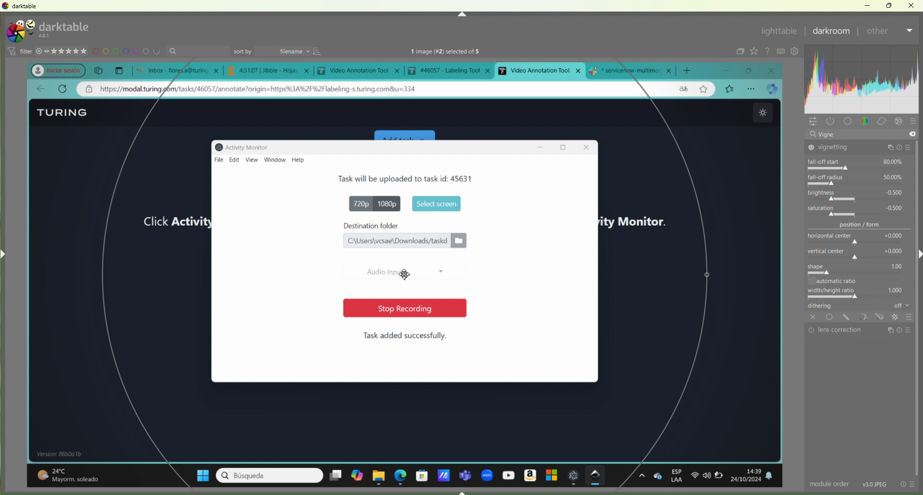  I want to click on language, so click(682, 89).